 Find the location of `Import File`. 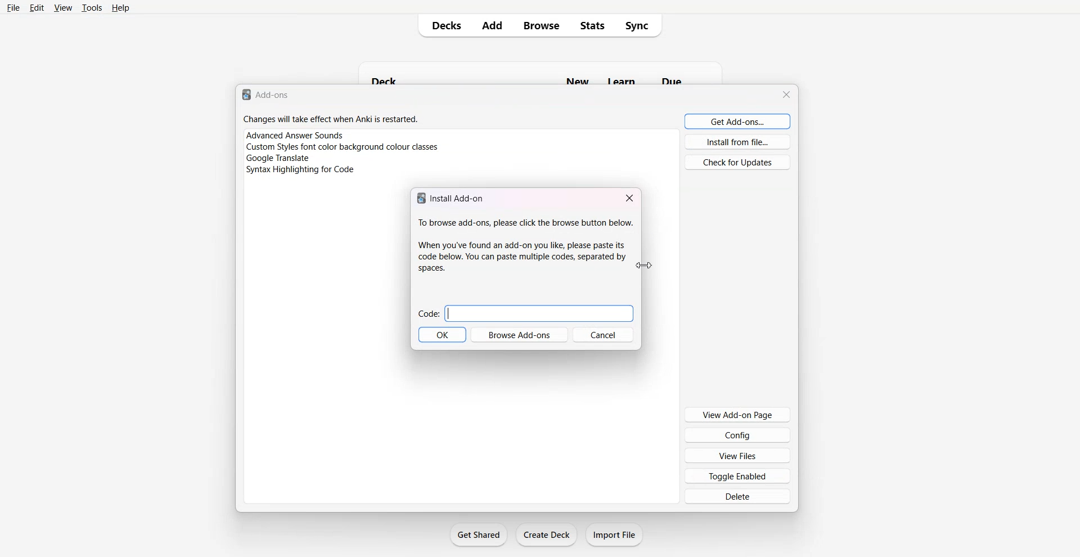

Import File is located at coordinates (616, 534).